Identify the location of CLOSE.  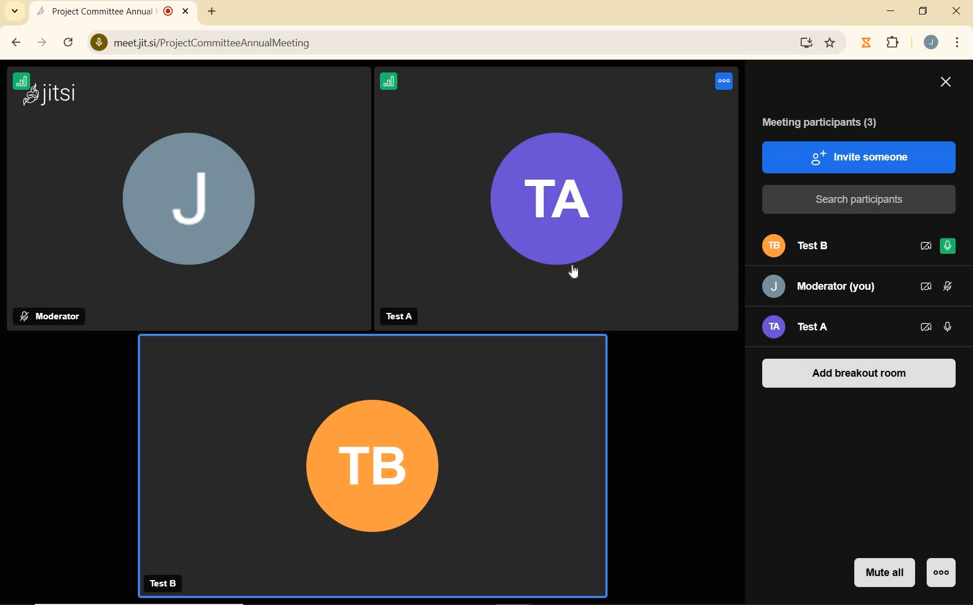
(957, 11).